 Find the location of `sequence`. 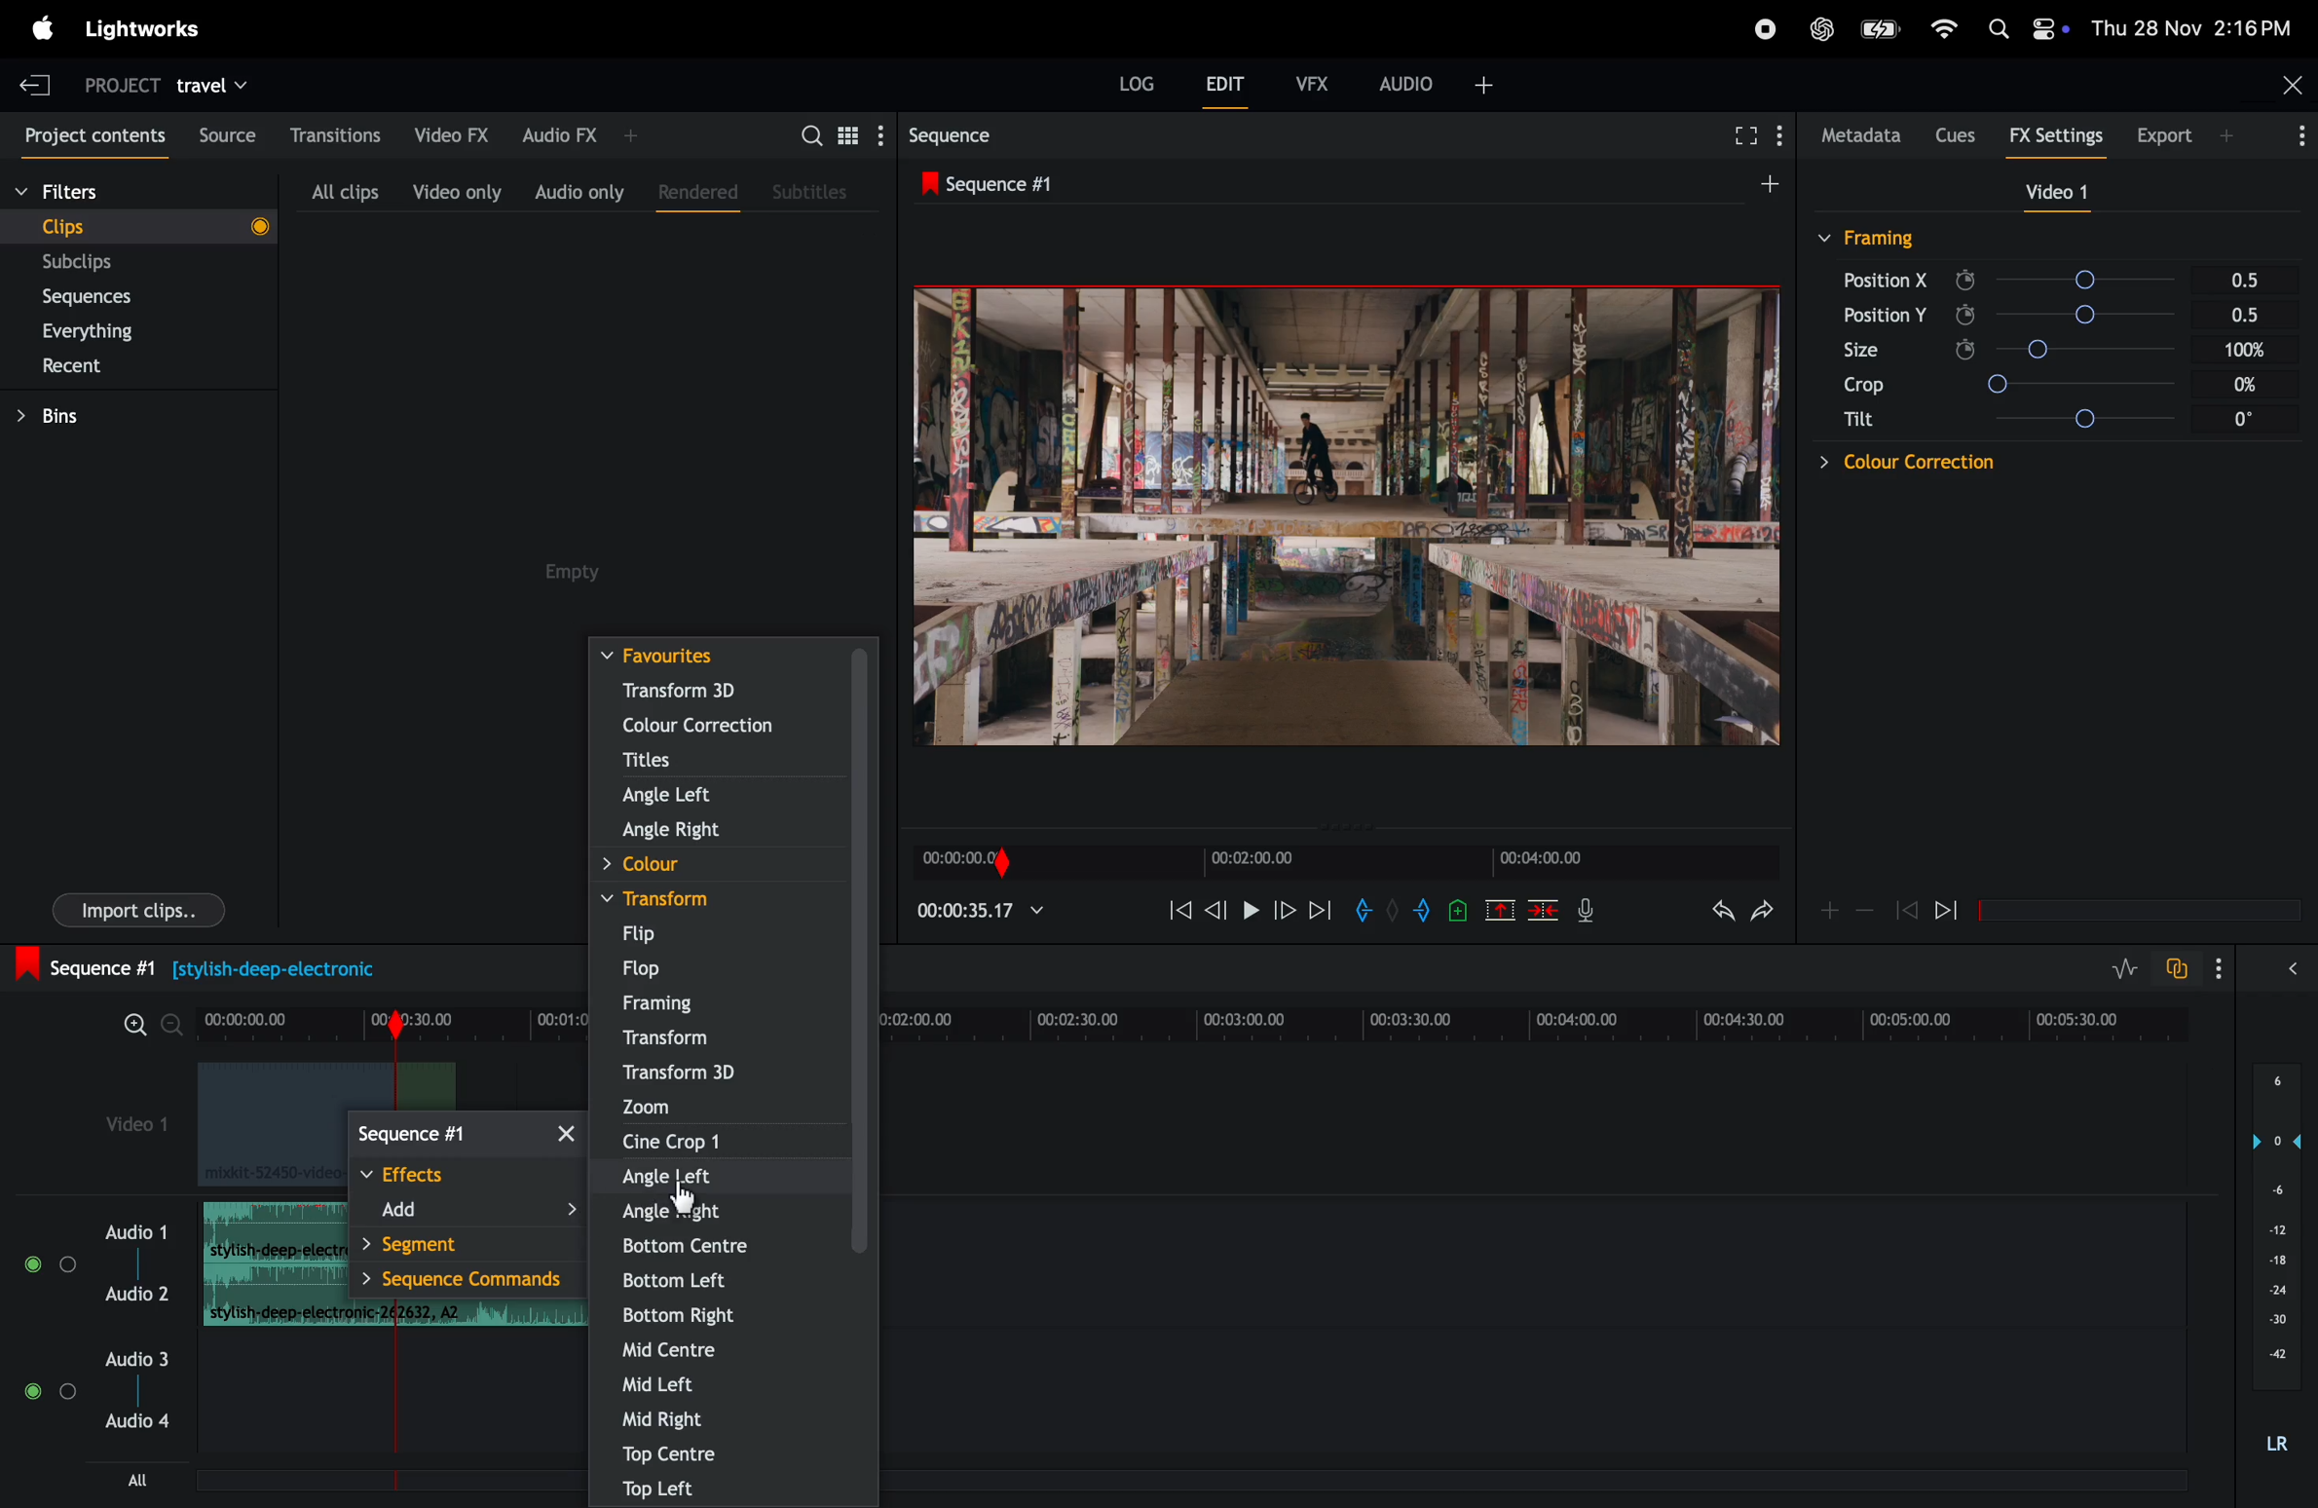

sequence is located at coordinates (1001, 182).